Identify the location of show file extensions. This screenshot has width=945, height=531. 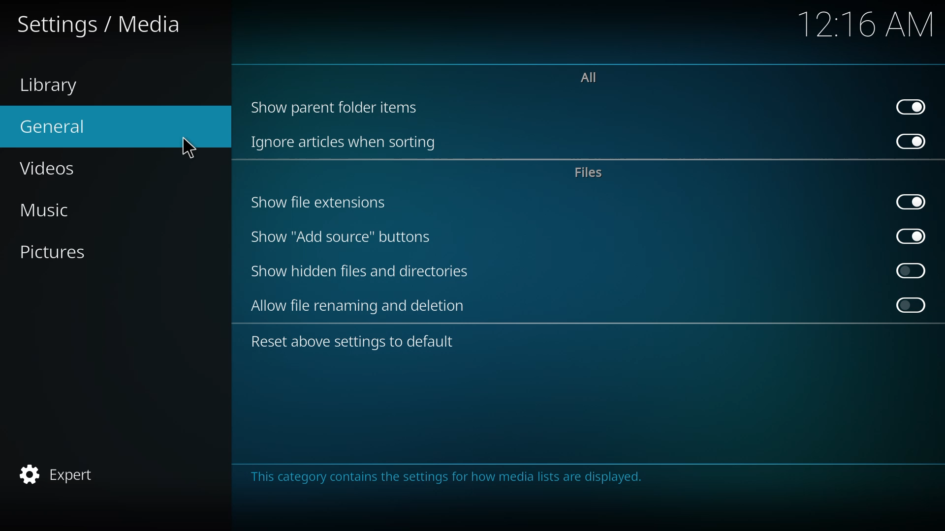
(319, 202).